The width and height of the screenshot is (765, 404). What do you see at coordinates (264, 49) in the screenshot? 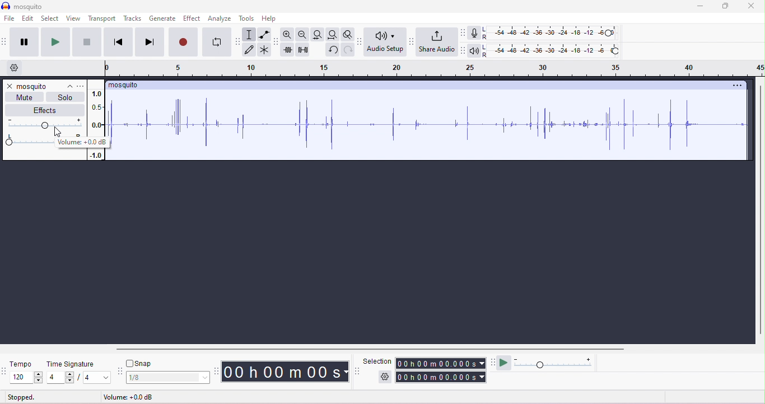
I see `multi` at bounding box center [264, 49].